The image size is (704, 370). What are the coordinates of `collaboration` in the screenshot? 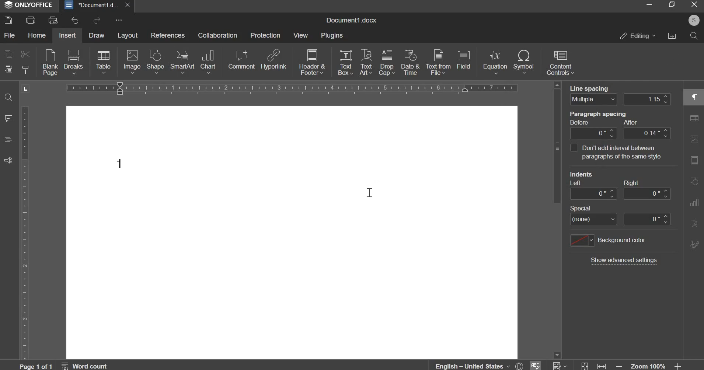 It's located at (217, 35).